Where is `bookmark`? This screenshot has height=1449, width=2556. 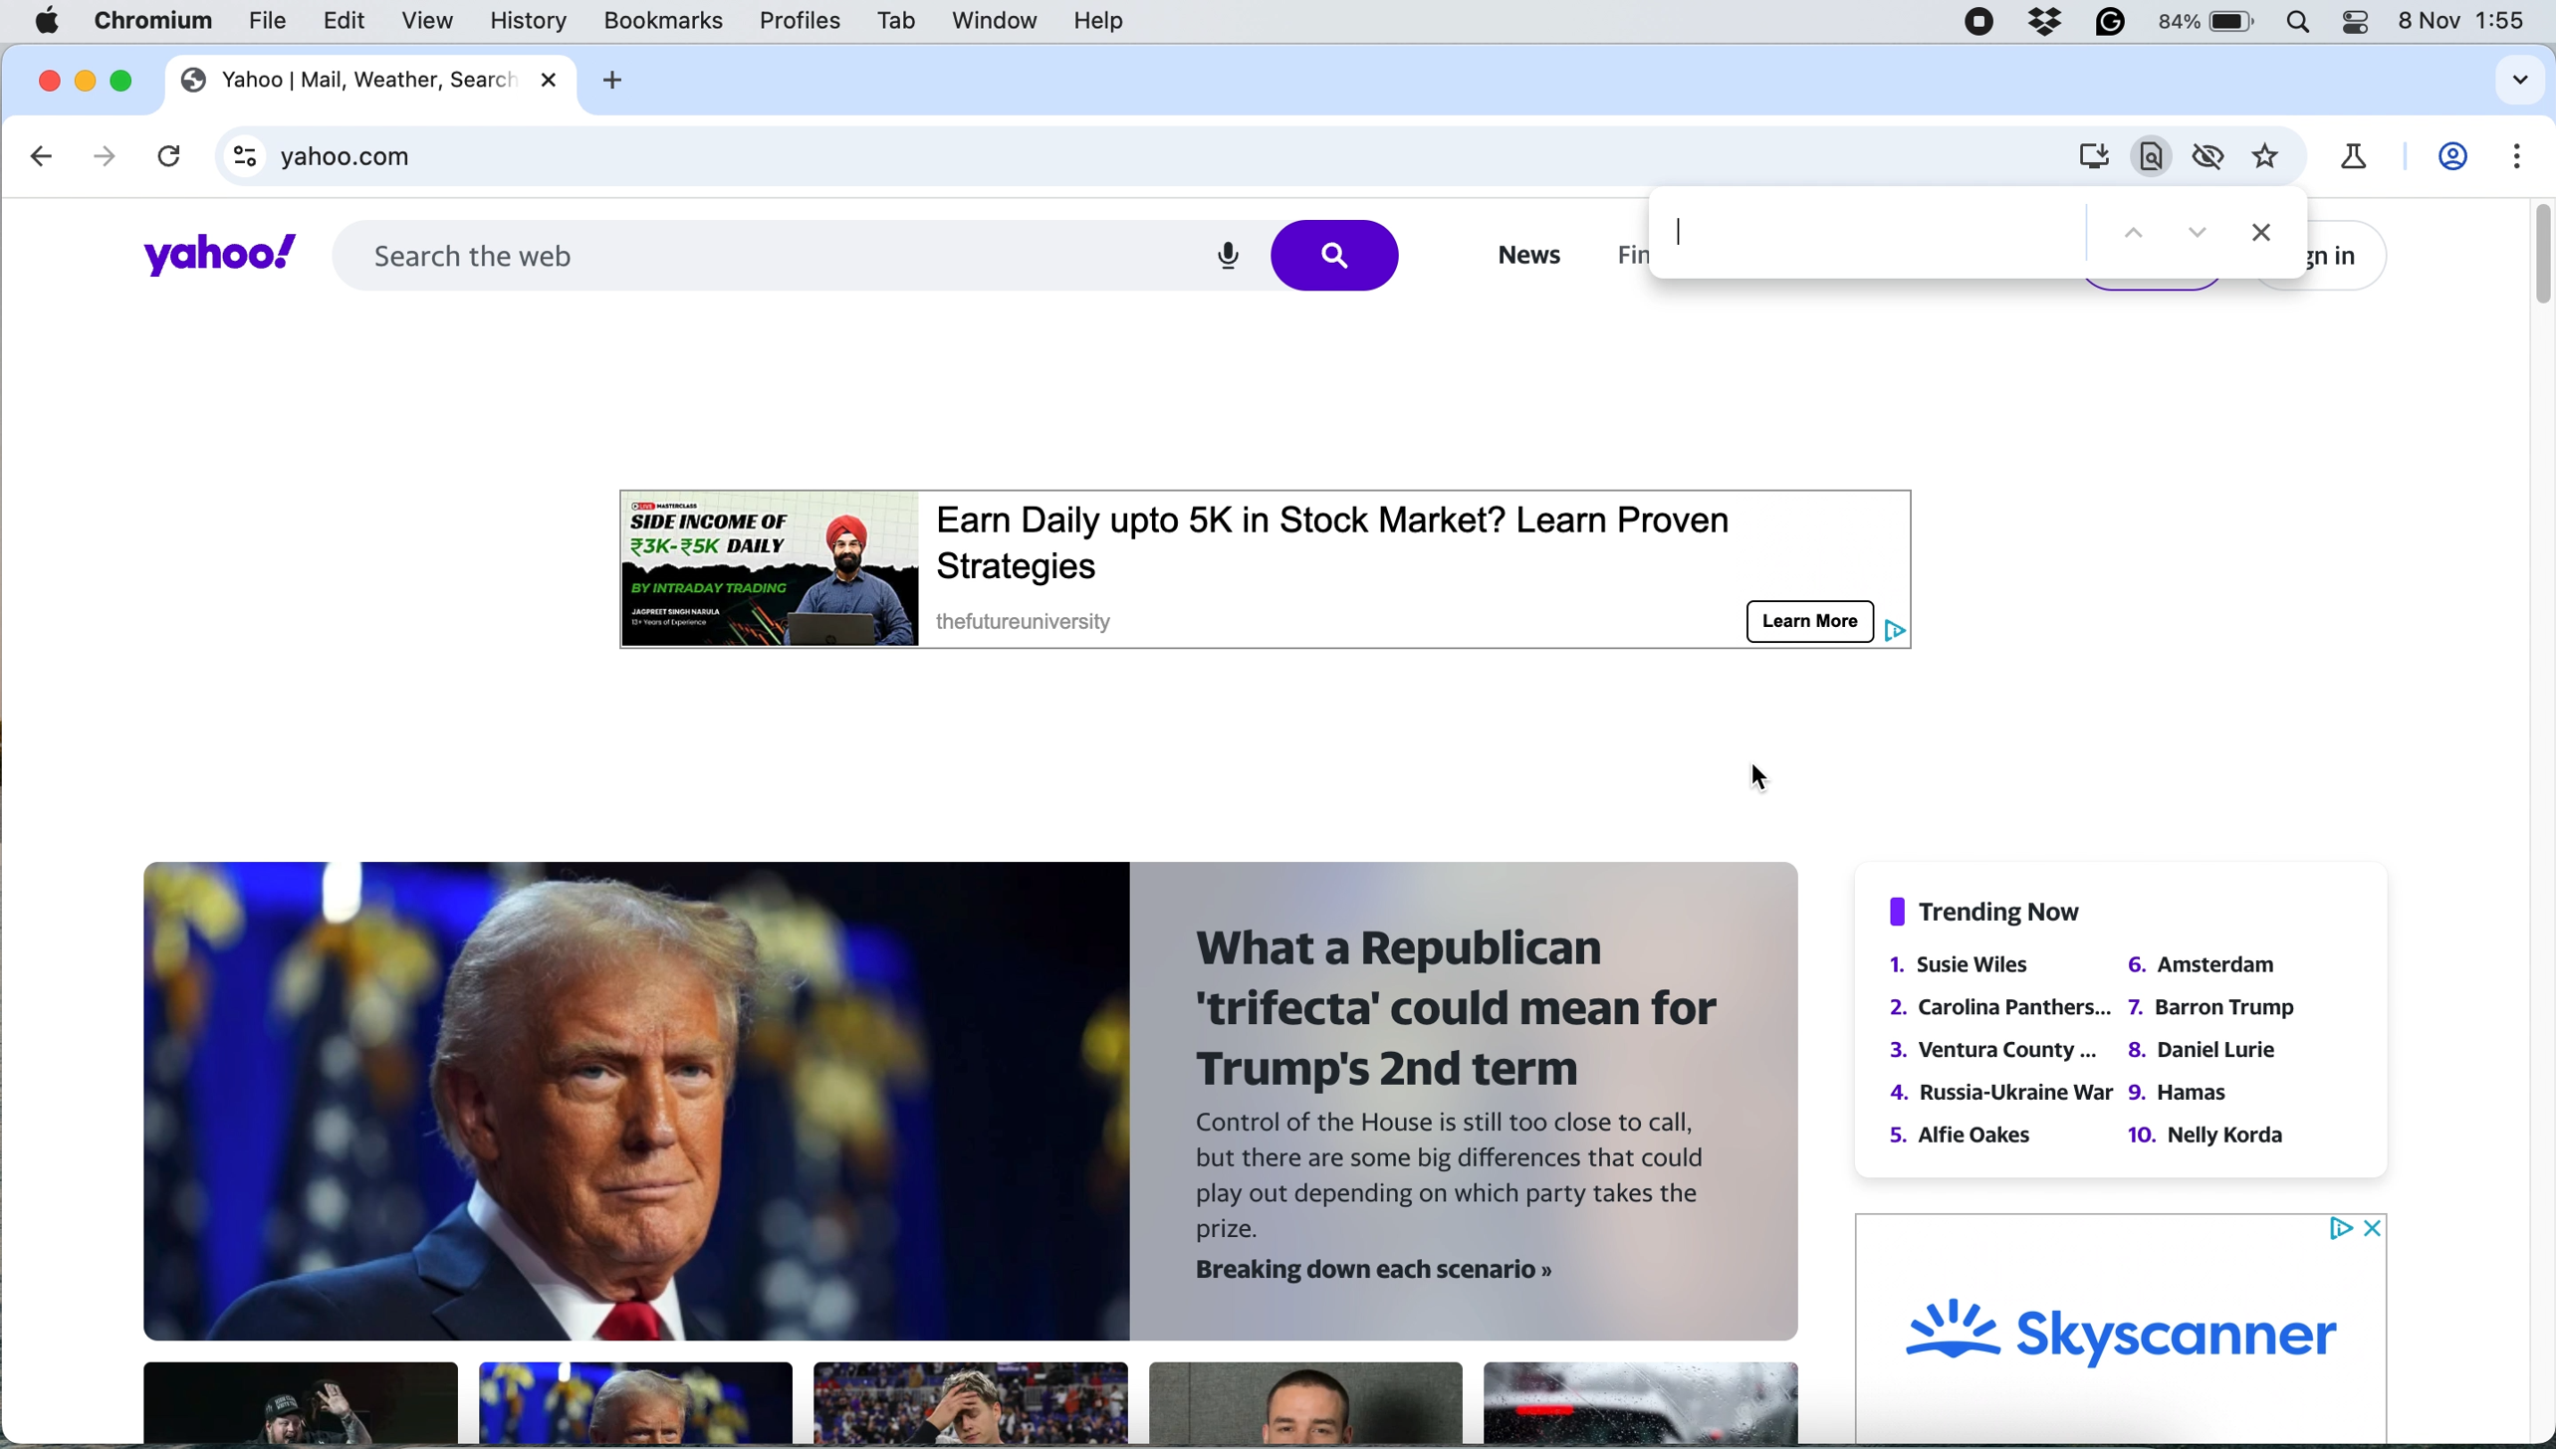 bookmark is located at coordinates (2276, 158).